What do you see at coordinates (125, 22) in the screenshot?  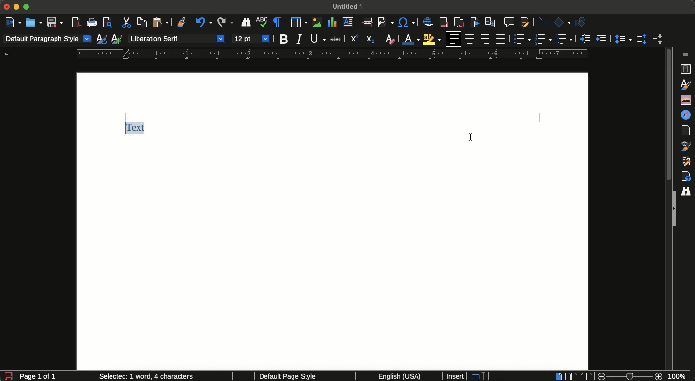 I see `Cut` at bounding box center [125, 22].